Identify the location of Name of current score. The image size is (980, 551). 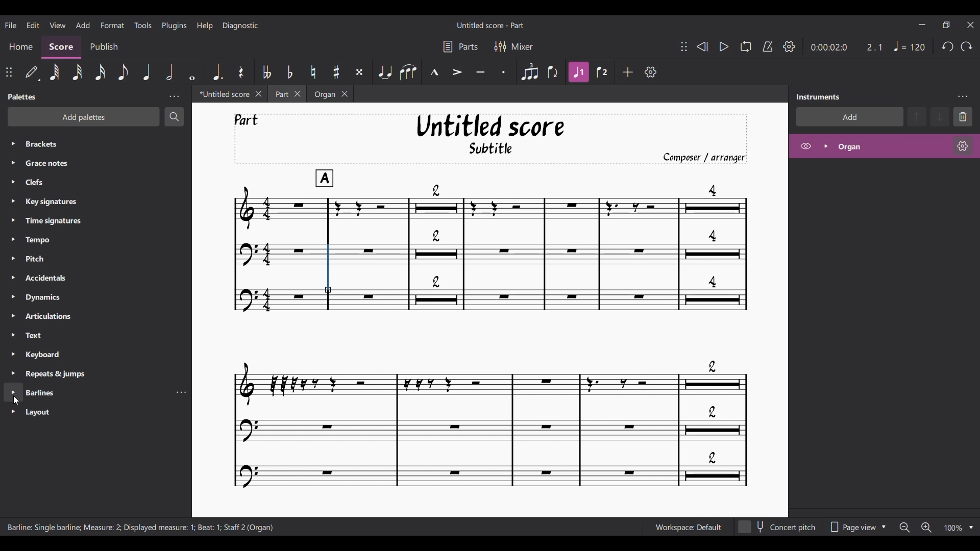
(491, 25).